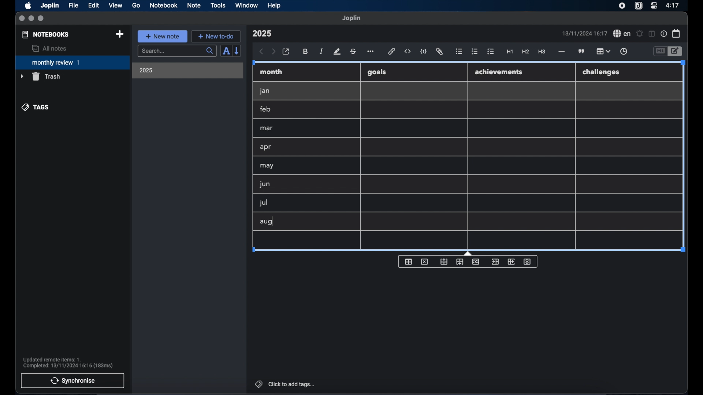 The image size is (703, 395). Describe the element at coordinates (424, 52) in the screenshot. I see `code` at that location.